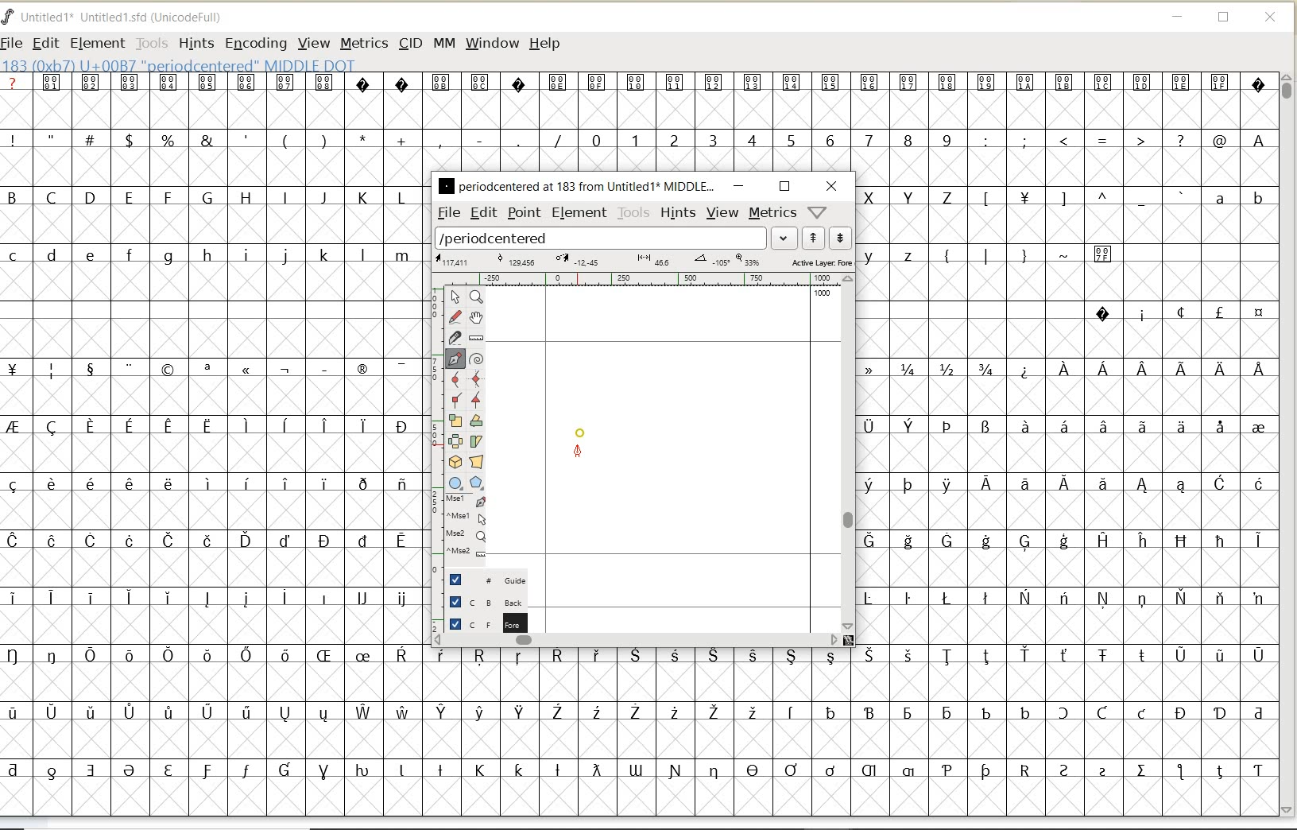 The height and width of the screenshot is (830, 1297). Describe the element at coordinates (1179, 19) in the screenshot. I see `MINIMIZE` at that location.